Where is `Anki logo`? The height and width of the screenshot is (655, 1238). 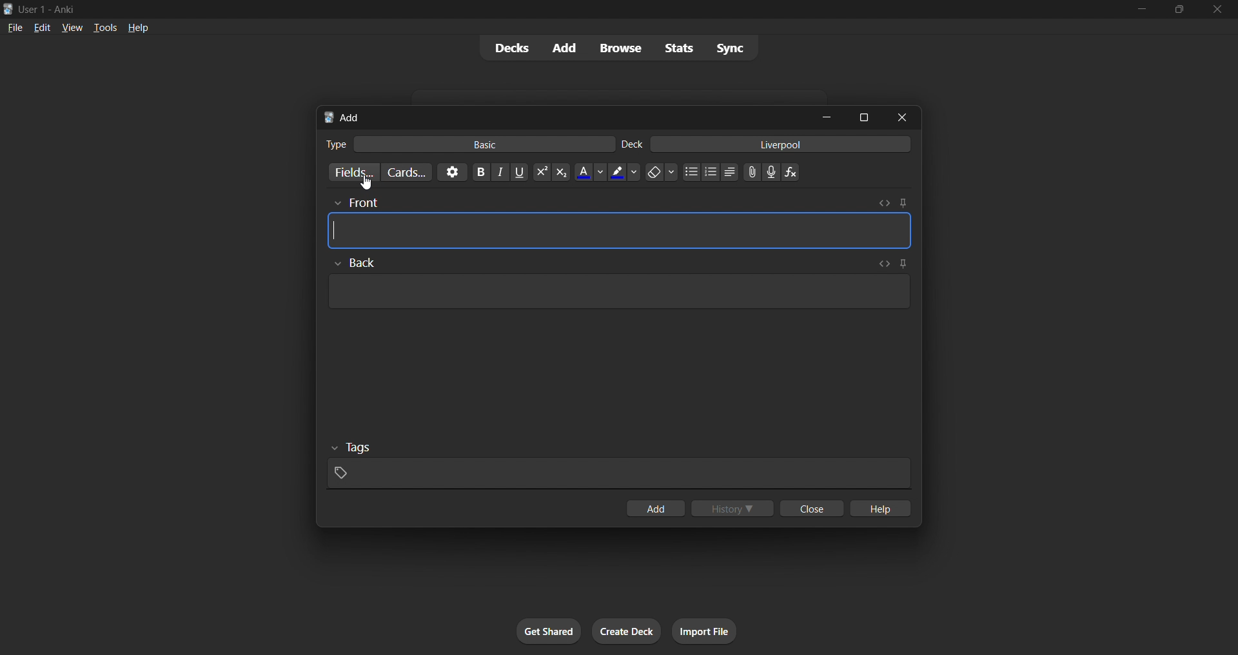 Anki logo is located at coordinates (329, 117).